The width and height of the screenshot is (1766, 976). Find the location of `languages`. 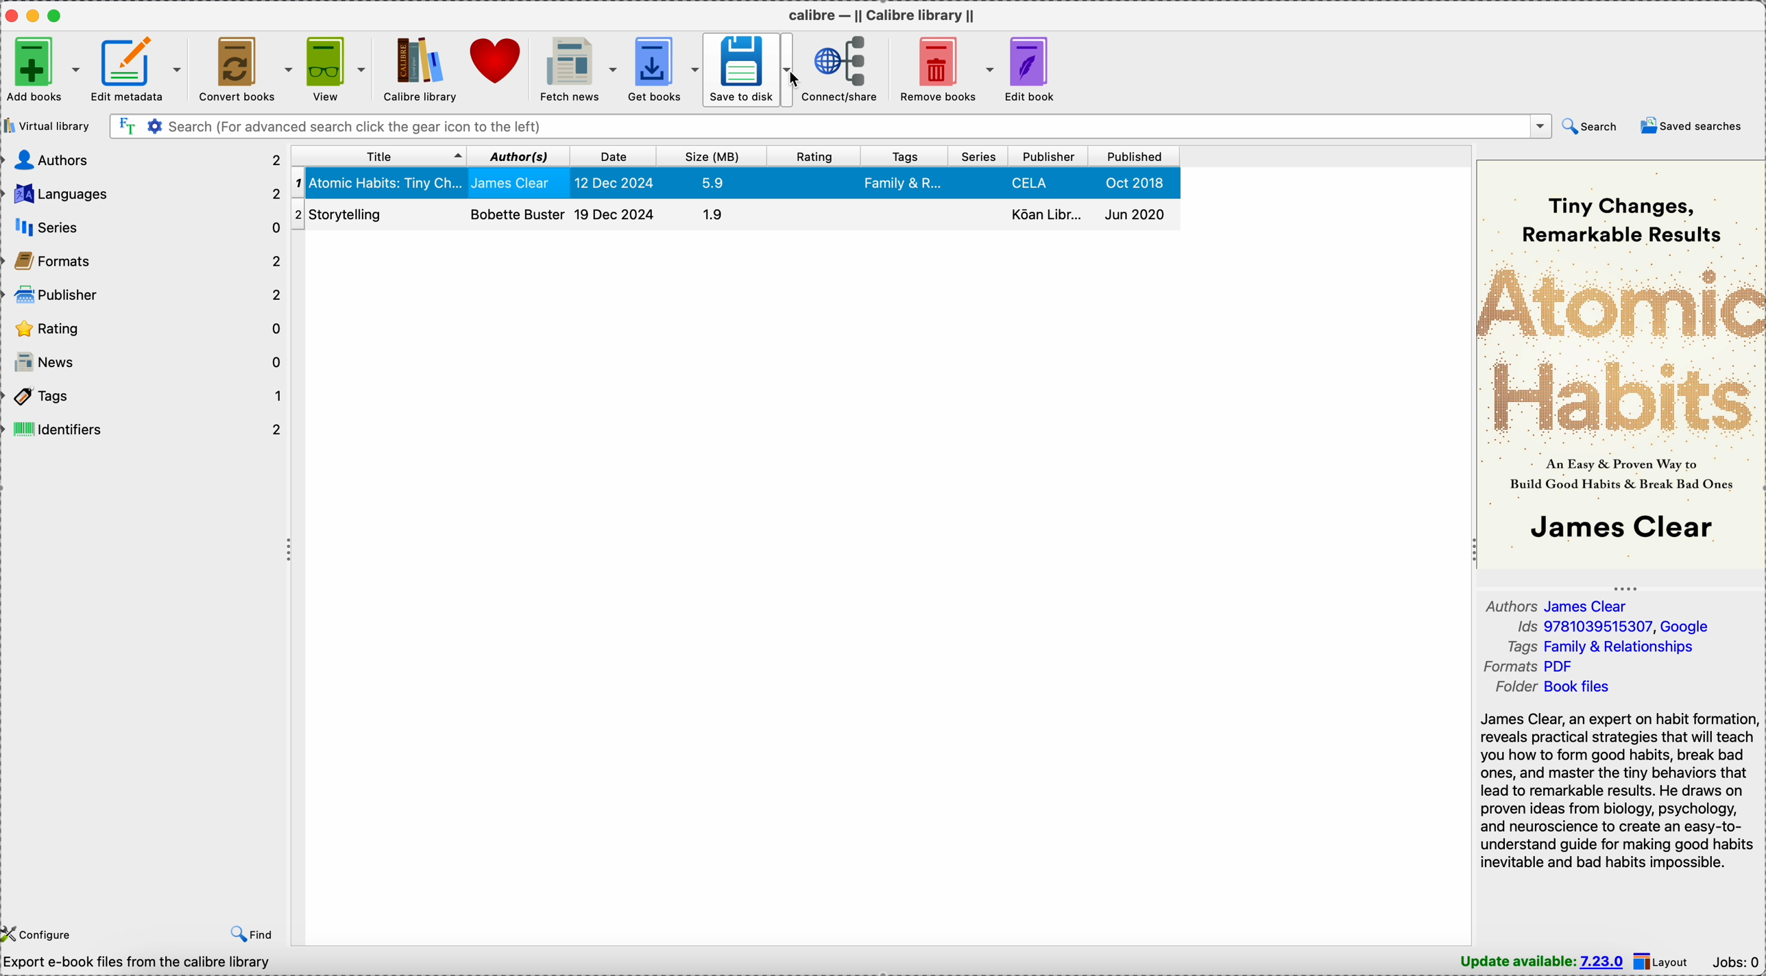

languages is located at coordinates (143, 195).